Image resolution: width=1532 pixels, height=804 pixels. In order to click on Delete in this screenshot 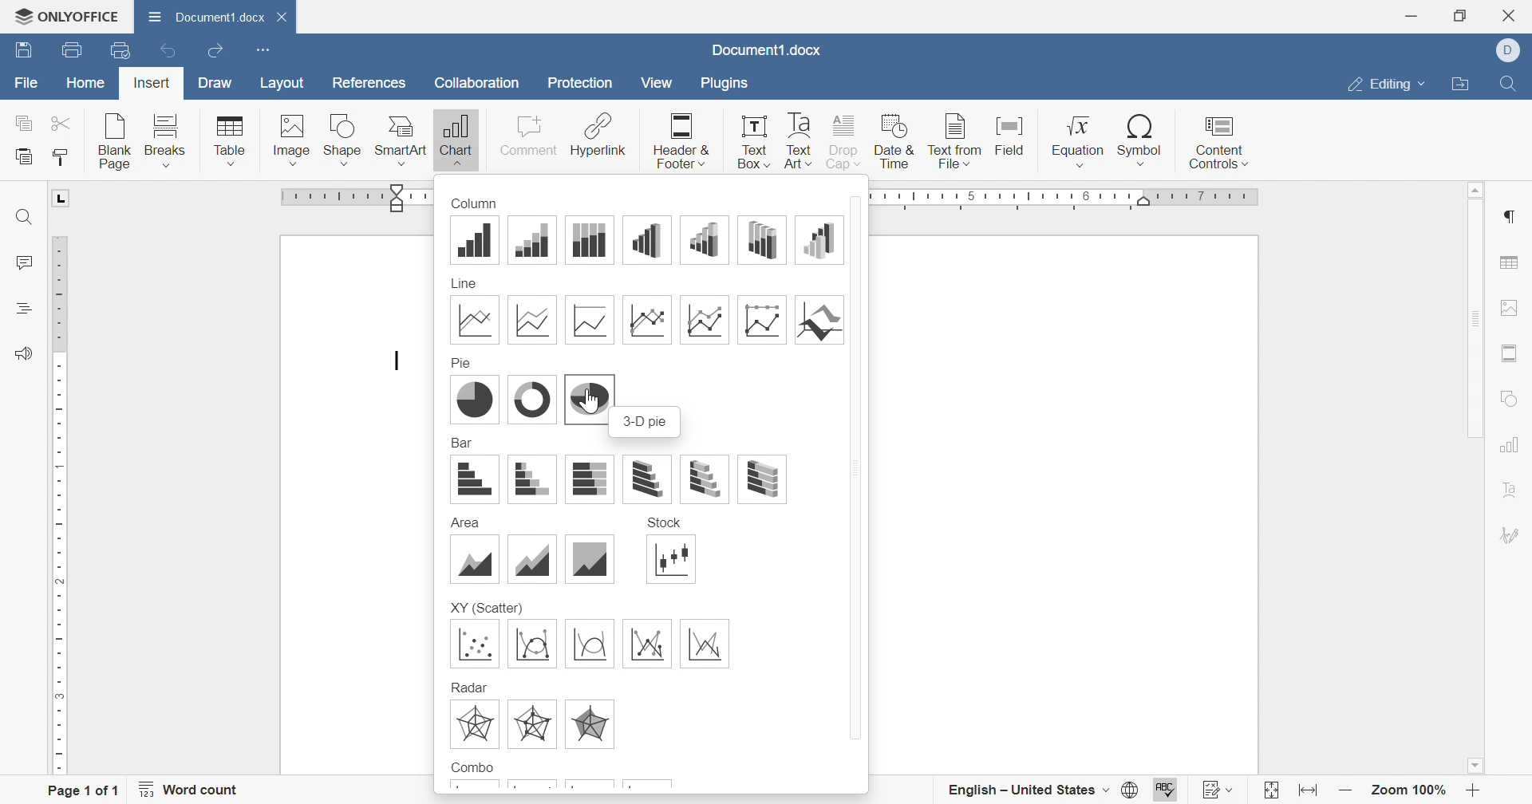, I will do `click(286, 21)`.